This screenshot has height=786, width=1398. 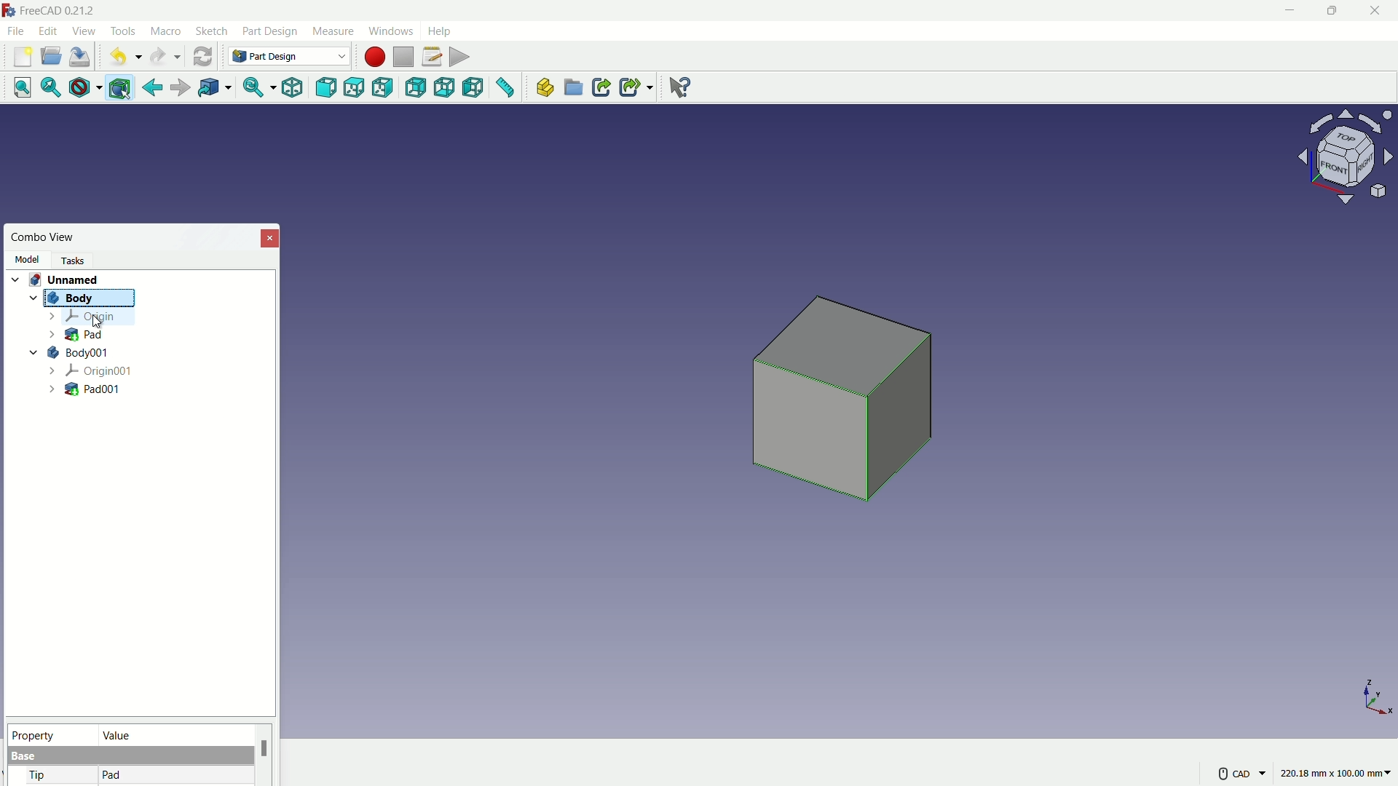 What do you see at coordinates (17, 87) in the screenshot?
I see `fit all` at bounding box center [17, 87].